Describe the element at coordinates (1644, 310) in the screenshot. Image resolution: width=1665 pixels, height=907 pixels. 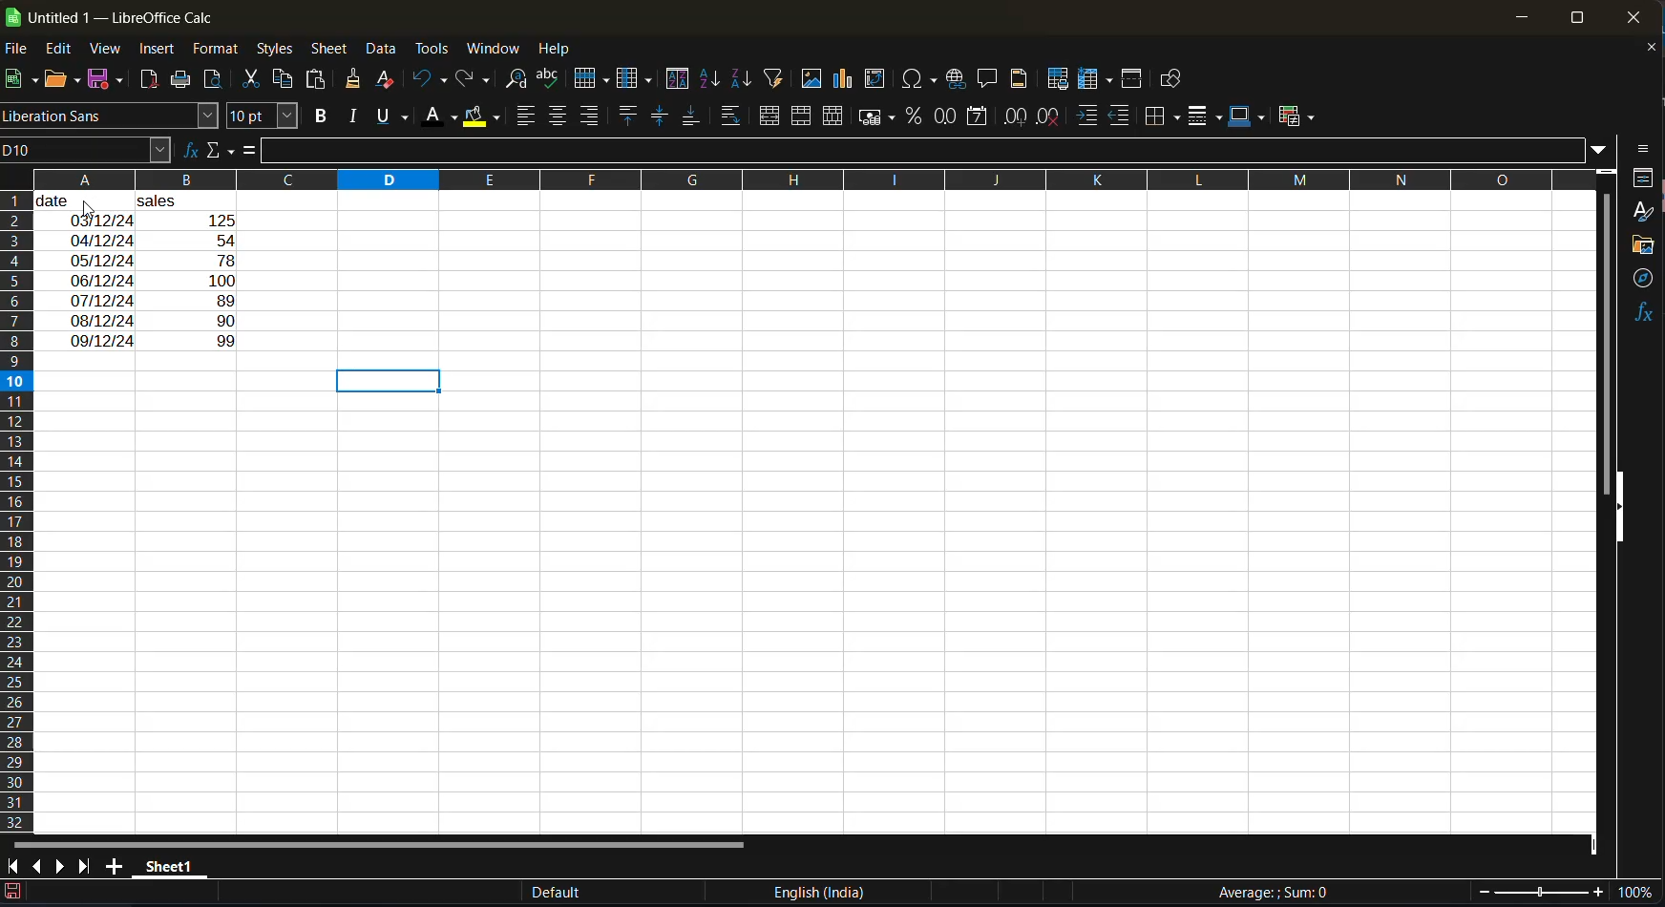
I see `functions` at that location.